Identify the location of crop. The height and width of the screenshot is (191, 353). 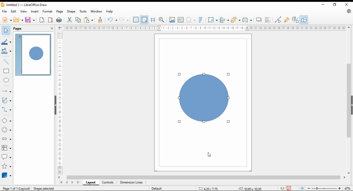
(268, 20).